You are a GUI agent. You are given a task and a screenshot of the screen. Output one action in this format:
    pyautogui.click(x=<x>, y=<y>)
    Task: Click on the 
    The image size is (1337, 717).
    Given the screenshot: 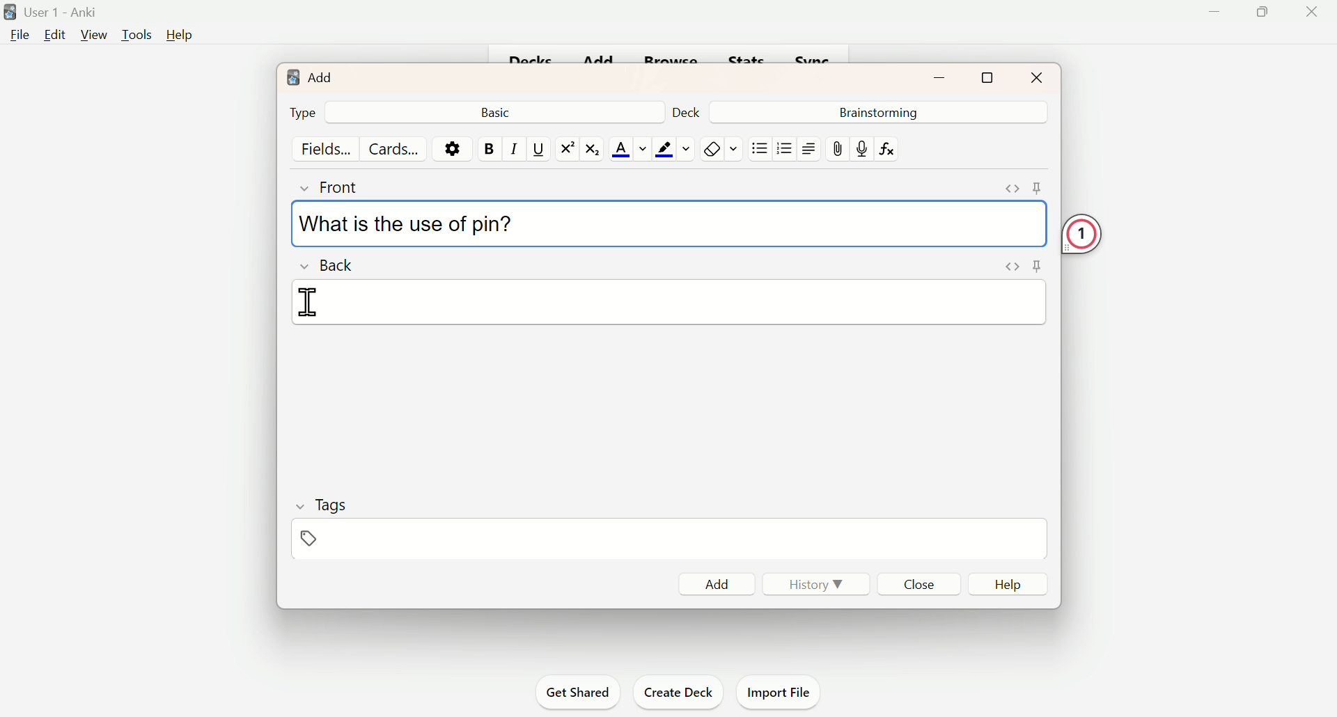 What is the action you would take?
    pyautogui.click(x=568, y=148)
    